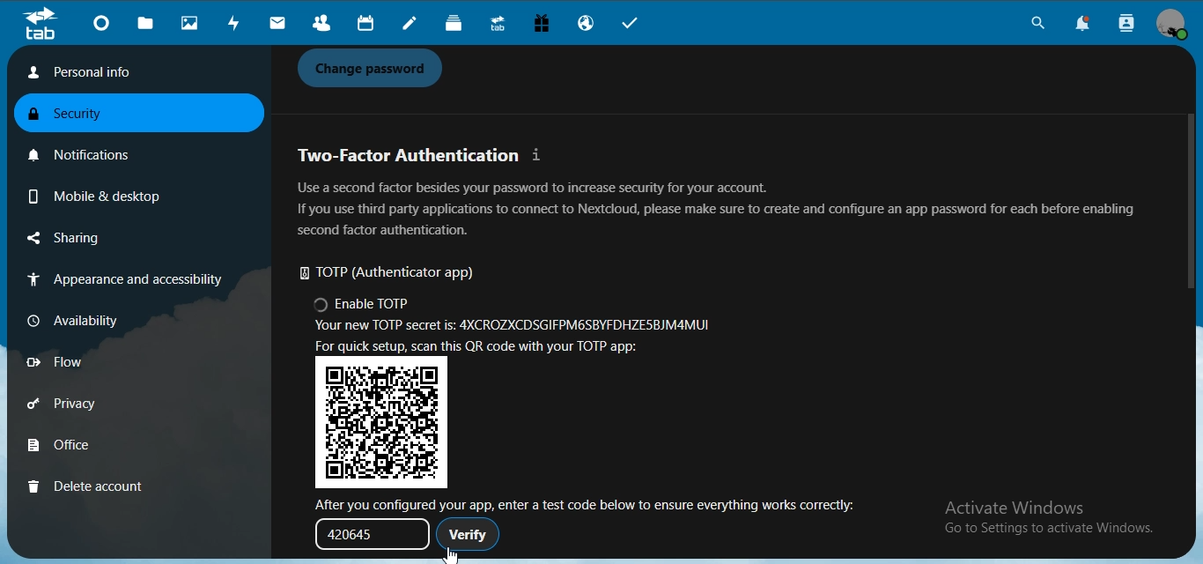  Describe the element at coordinates (321, 24) in the screenshot. I see `contact` at that location.